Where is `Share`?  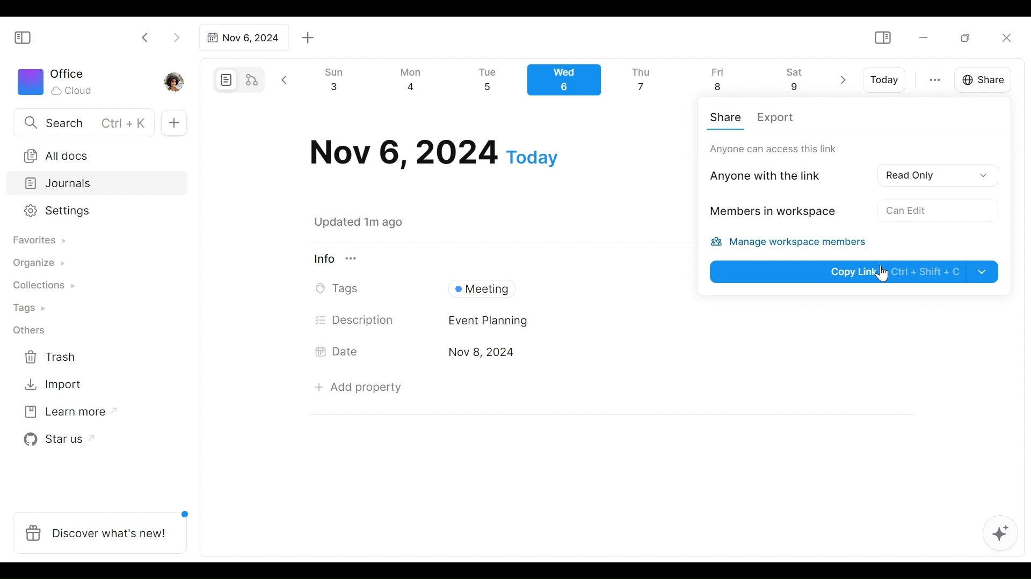 Share is located at coordinates (980, 79).